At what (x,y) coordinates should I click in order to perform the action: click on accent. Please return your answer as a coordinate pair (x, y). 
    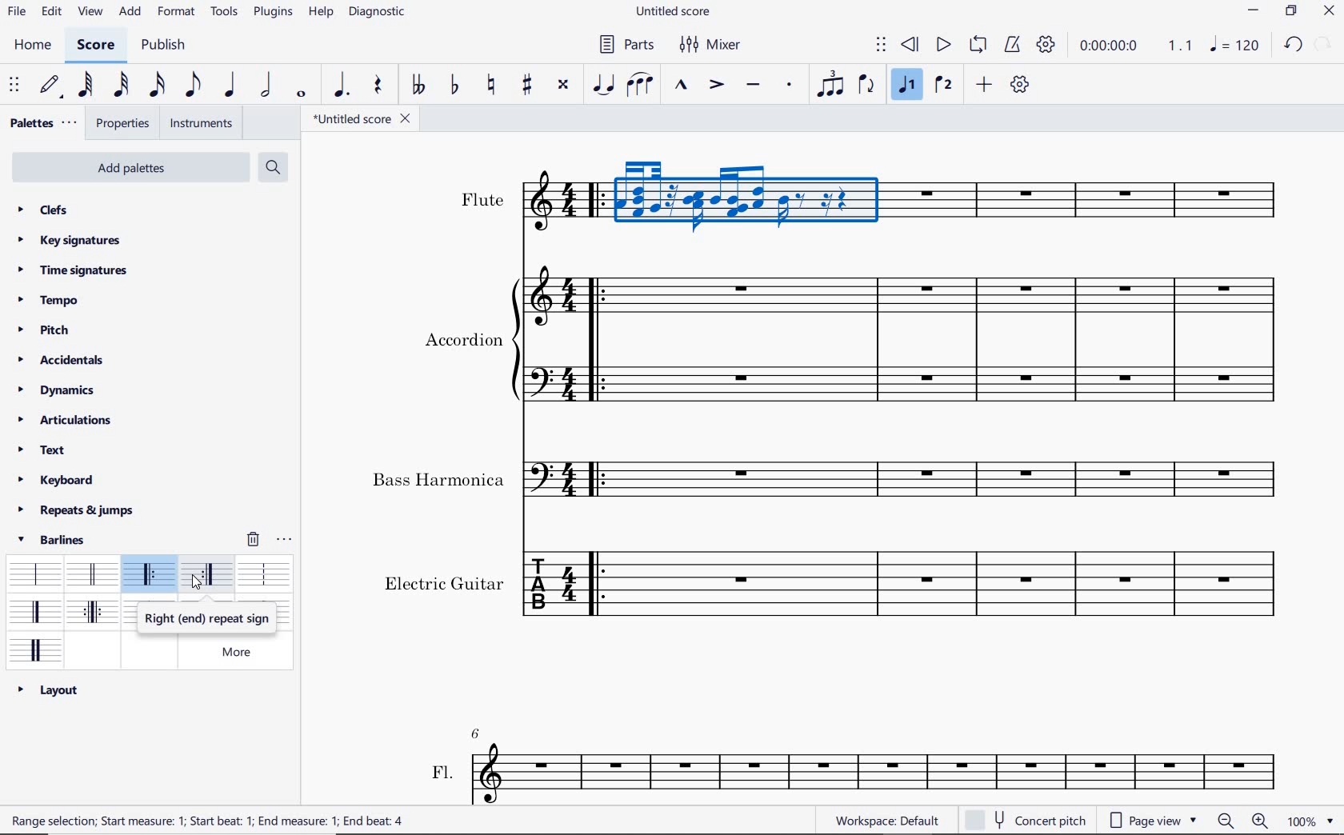
    Looking at the image, I should click on (717, 86).